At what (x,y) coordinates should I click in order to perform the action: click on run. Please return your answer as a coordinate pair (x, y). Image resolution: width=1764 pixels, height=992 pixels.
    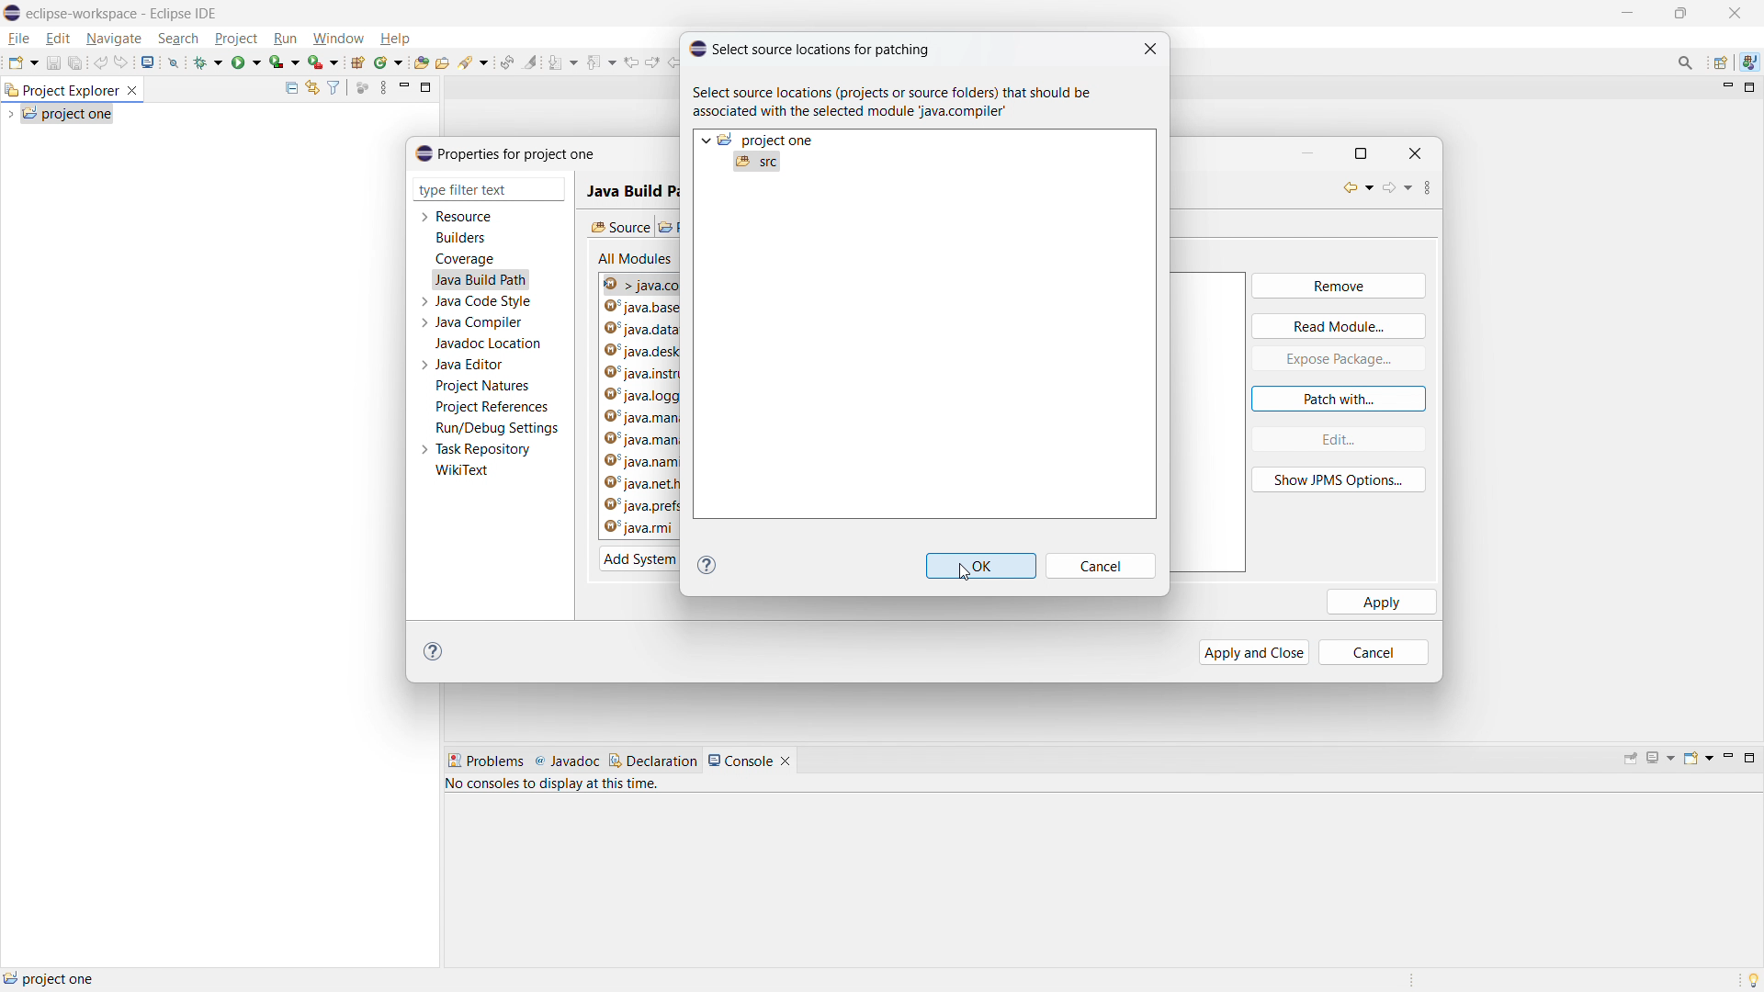
    Looking at the image, I should click on (286, 39).